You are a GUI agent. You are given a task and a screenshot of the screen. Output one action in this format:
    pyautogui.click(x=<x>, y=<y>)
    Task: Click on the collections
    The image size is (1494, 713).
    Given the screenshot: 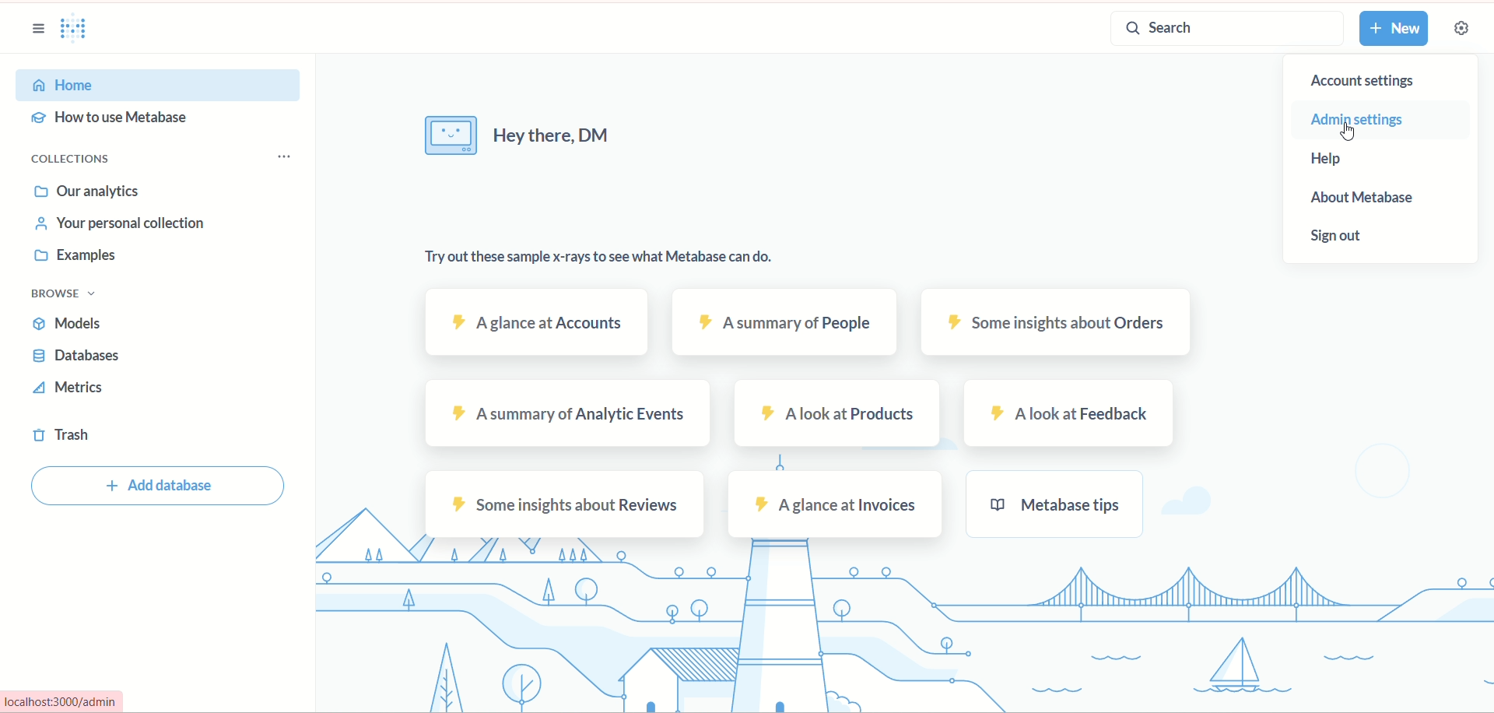 What is the action you would take?
    pyautogui.click(x=164, y=158)
    